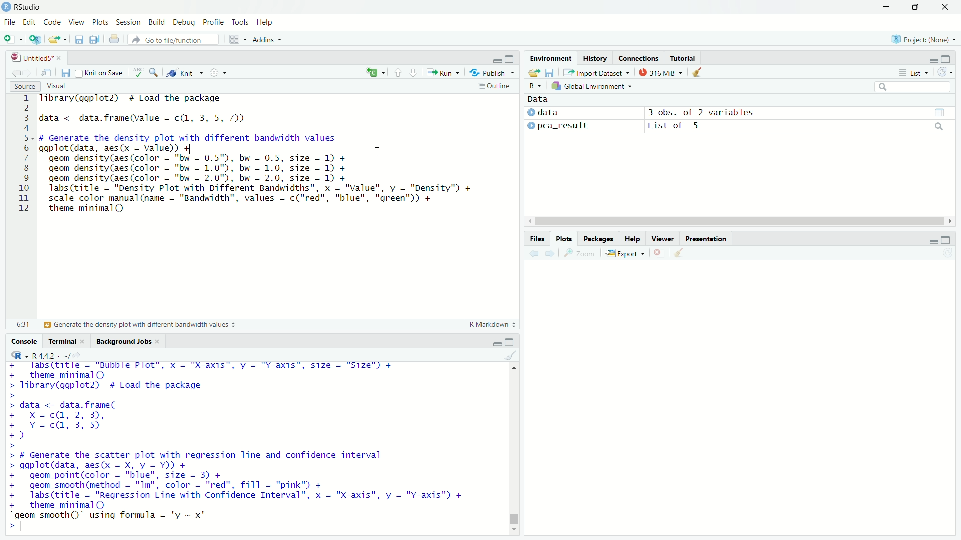 The height and width of the screenshot is (540, 961). Describe the element at coordinates (65, 39) in the screenshot. I see `Open recent files` at that location.